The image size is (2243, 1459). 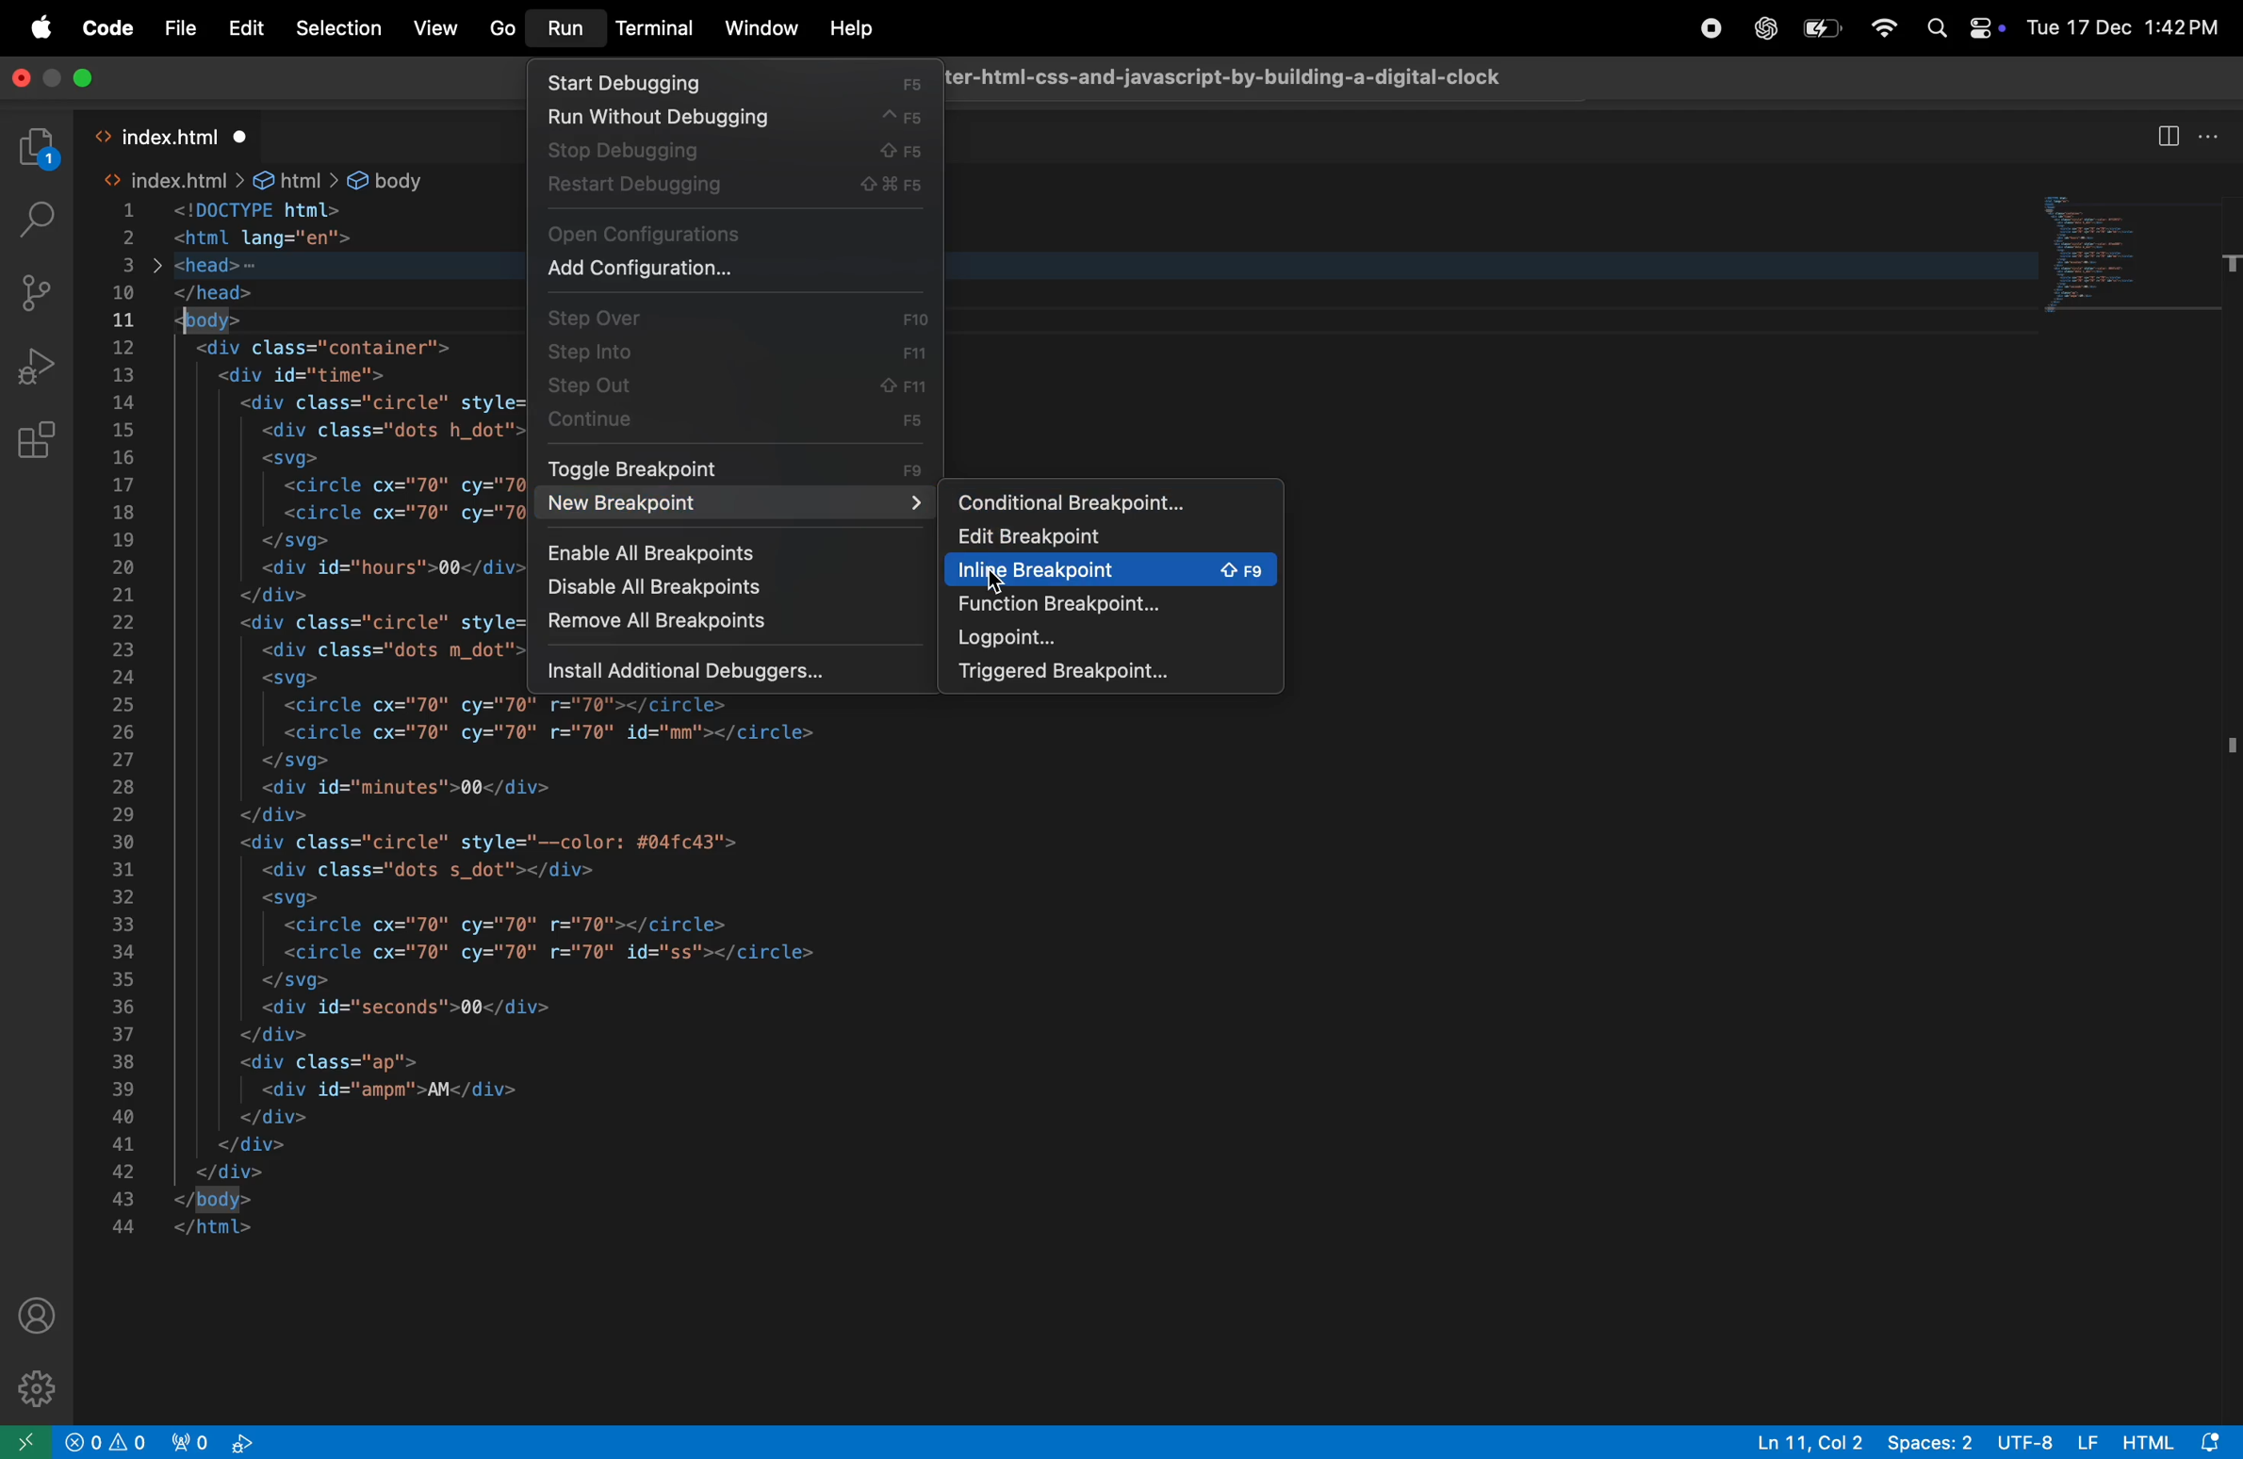 I want to click on Code, so click(x=111, y=30).